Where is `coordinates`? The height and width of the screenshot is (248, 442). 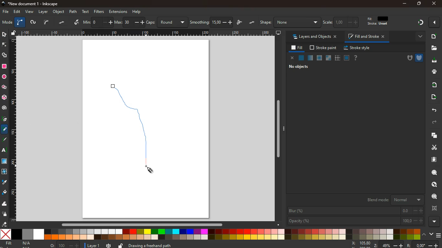
coordinates is located at coordinates (394, 244).